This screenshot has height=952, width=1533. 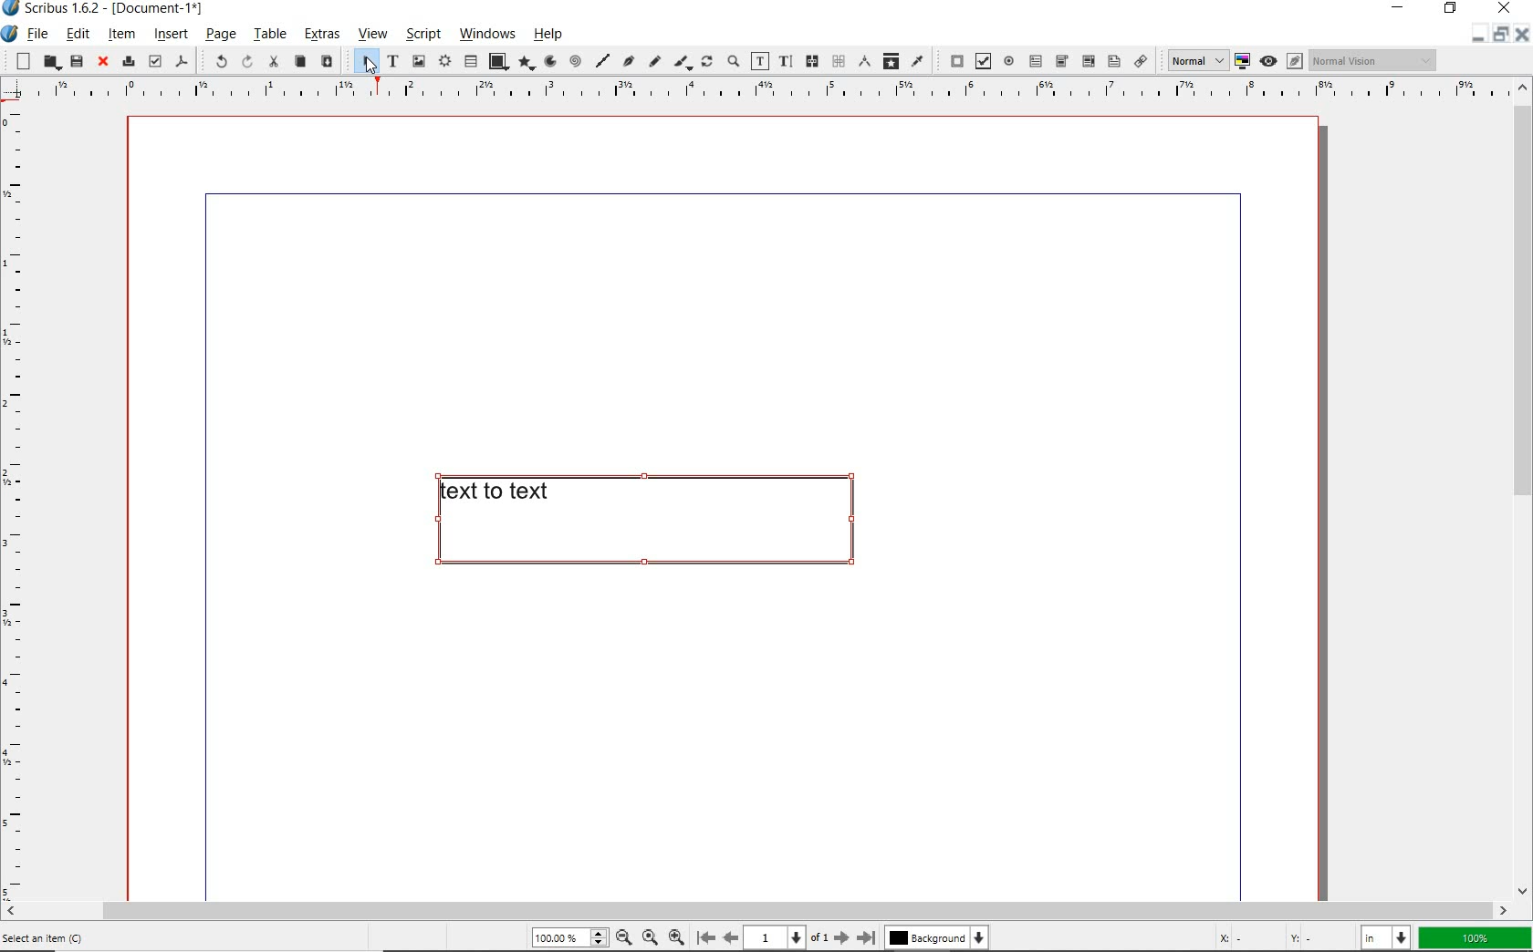 What do you see at coordinates (1522, 488) in the screenshot?
I see `scrollbar` at bounding box center [1522, 488].